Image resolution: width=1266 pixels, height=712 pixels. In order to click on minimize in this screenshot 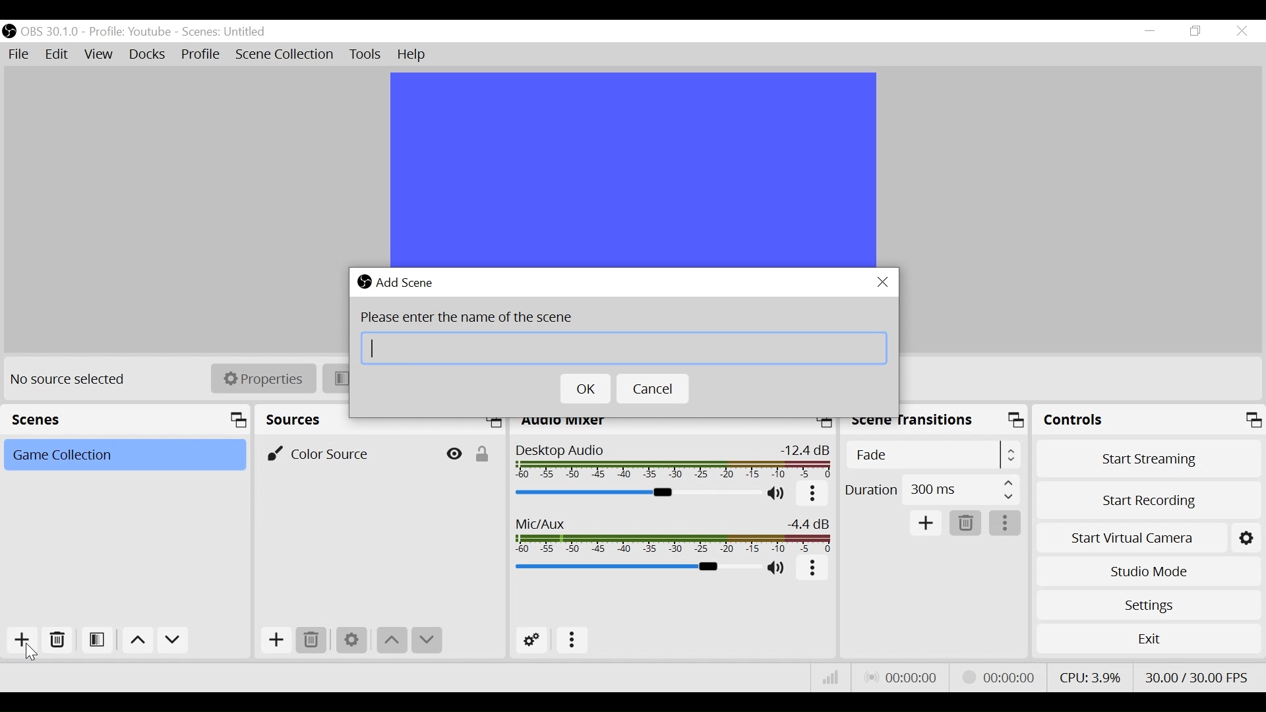, I will do `click(1149, 31)`.